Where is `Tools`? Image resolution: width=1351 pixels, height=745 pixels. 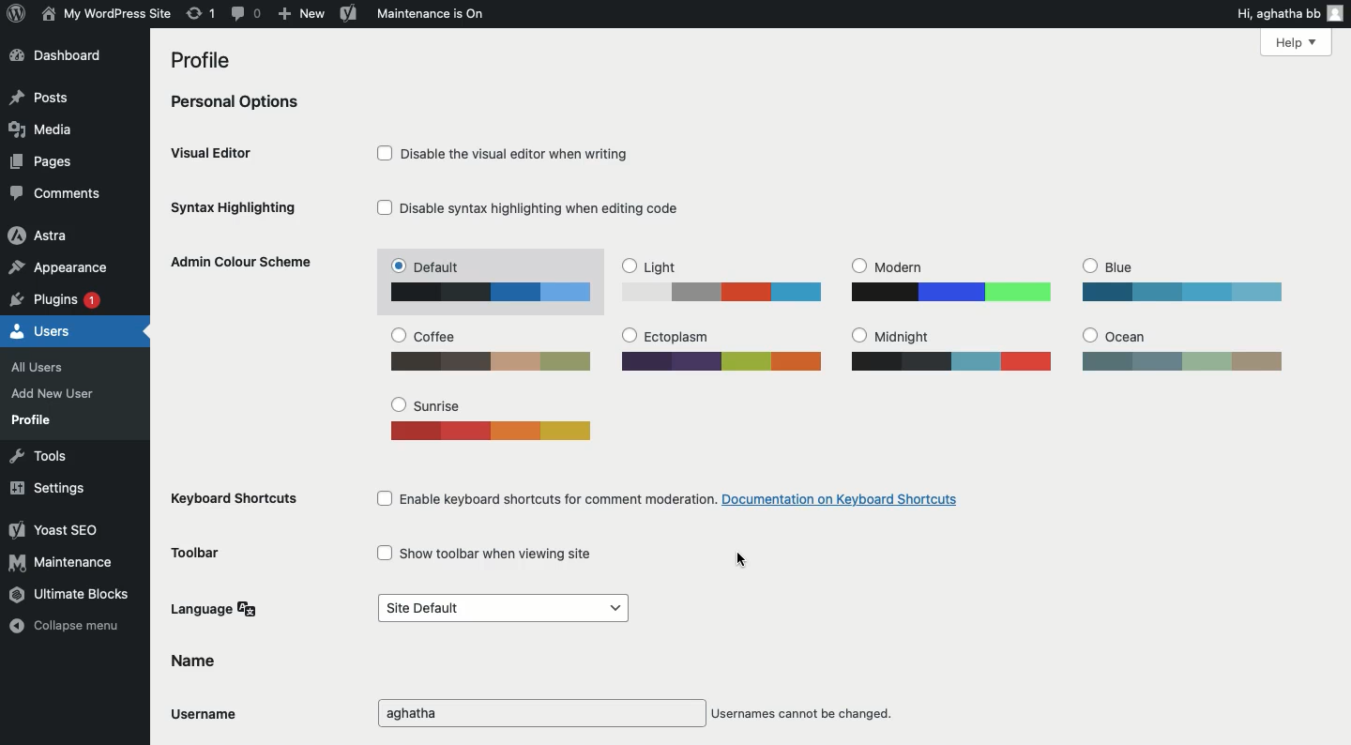
Tools is located at coordinates (40, 453).